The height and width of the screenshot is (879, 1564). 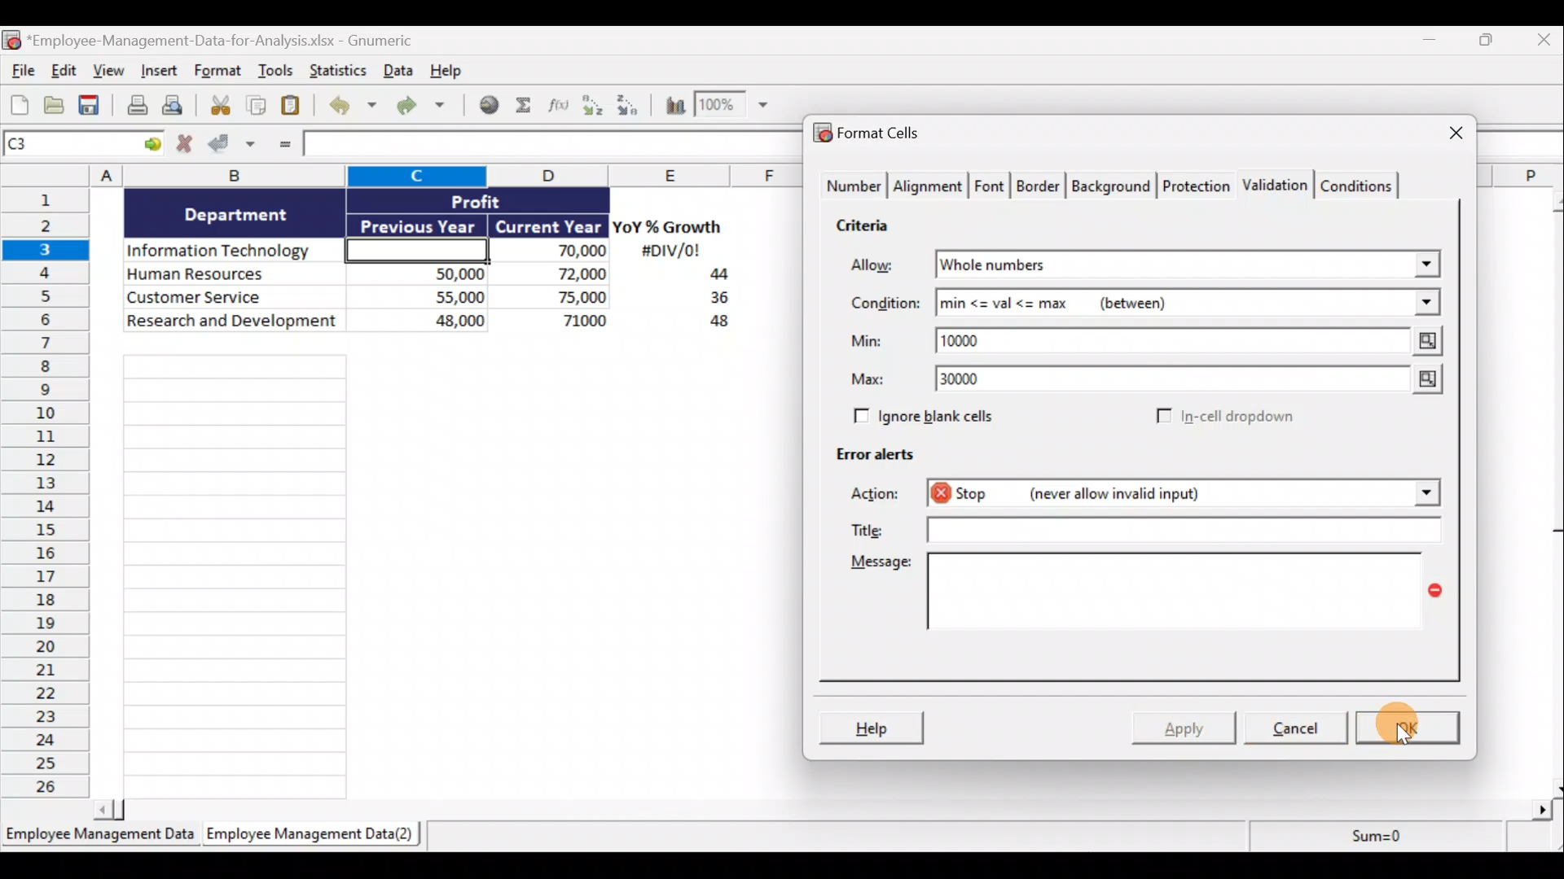 What do you see at coordinates (412, 248) in the screenshot?
I see `Cell C3` at bounding box center [412, 248].